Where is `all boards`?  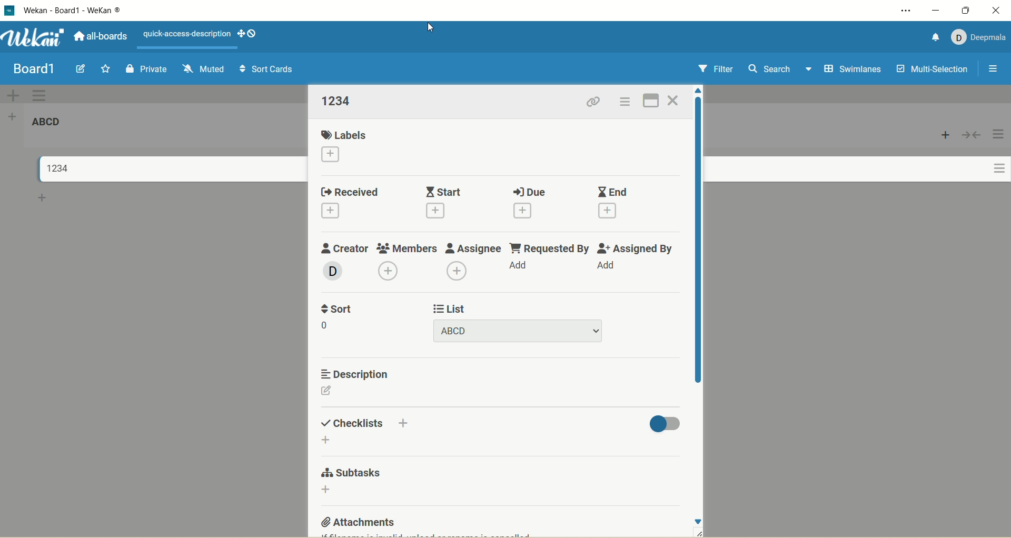
all boards is located at coordinates (98, 36).